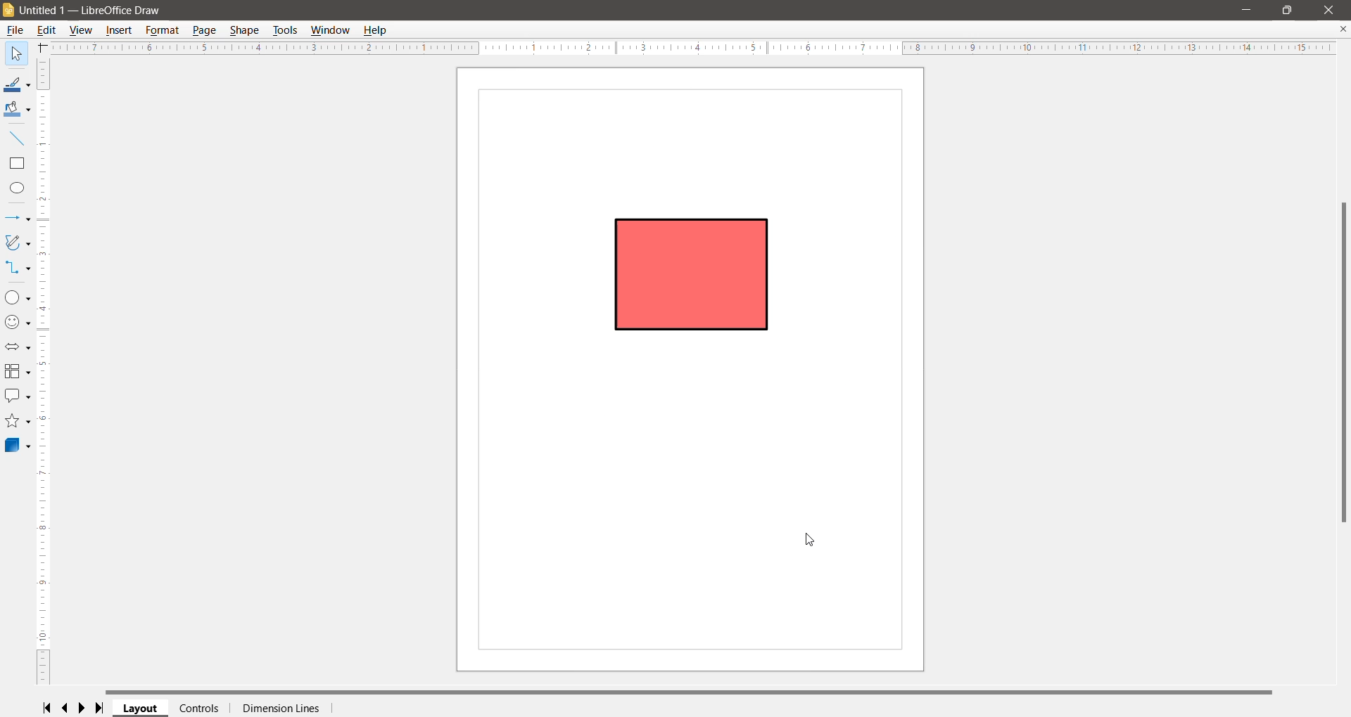 Image resolution: width=1351 pixels, height=717 pixels. I want to click on Scroll to first page, so click(49, 708).